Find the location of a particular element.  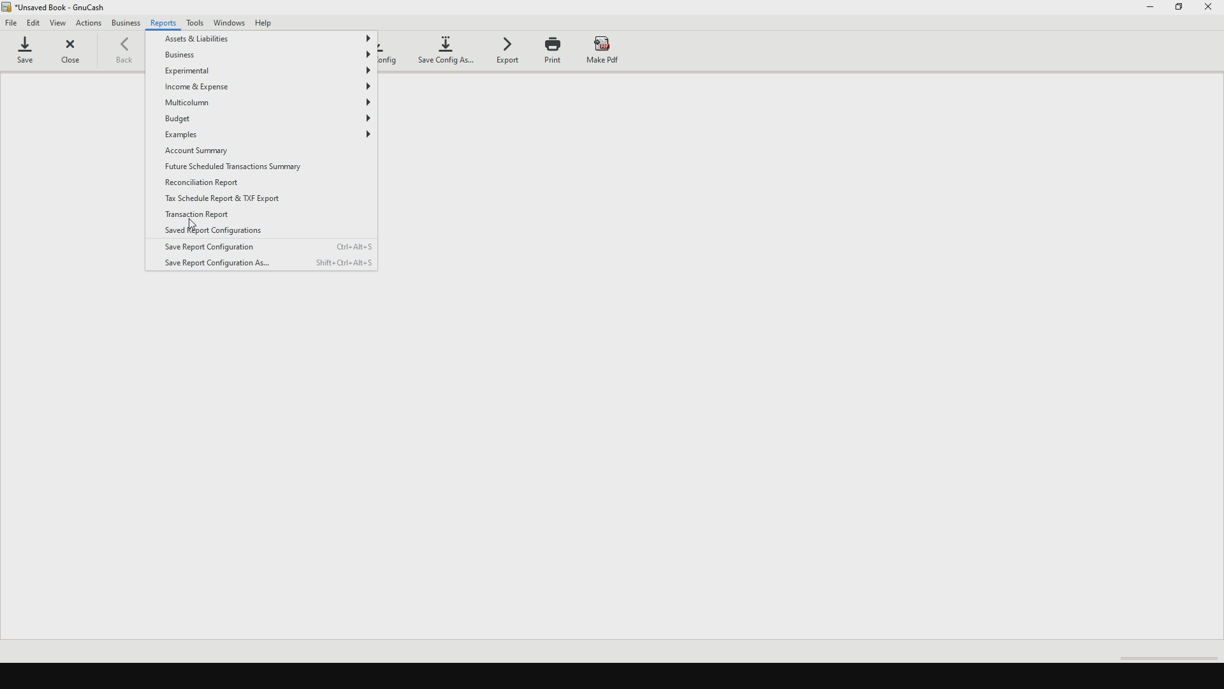

save config is located at coordinates (391, 52).